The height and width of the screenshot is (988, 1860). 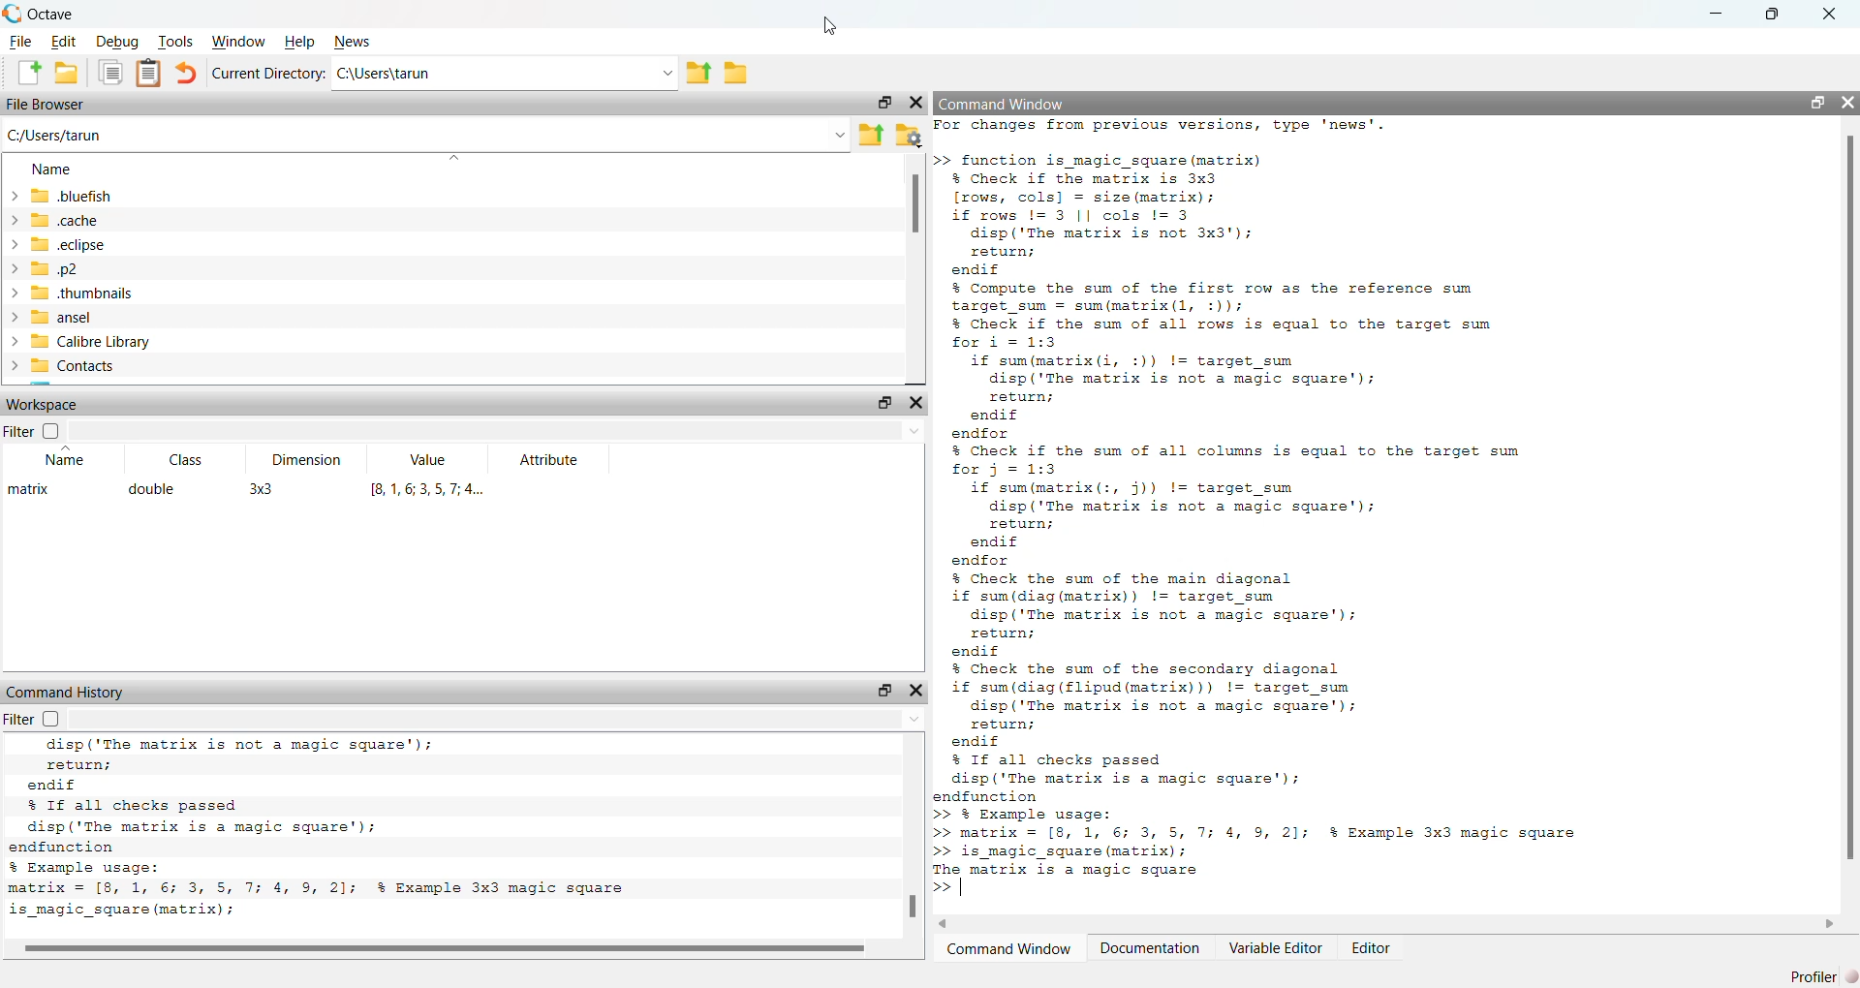 What do you see at coordinates (945, 924) in the screenshot?
I see `scroll left` at bounding box center [945, 924].